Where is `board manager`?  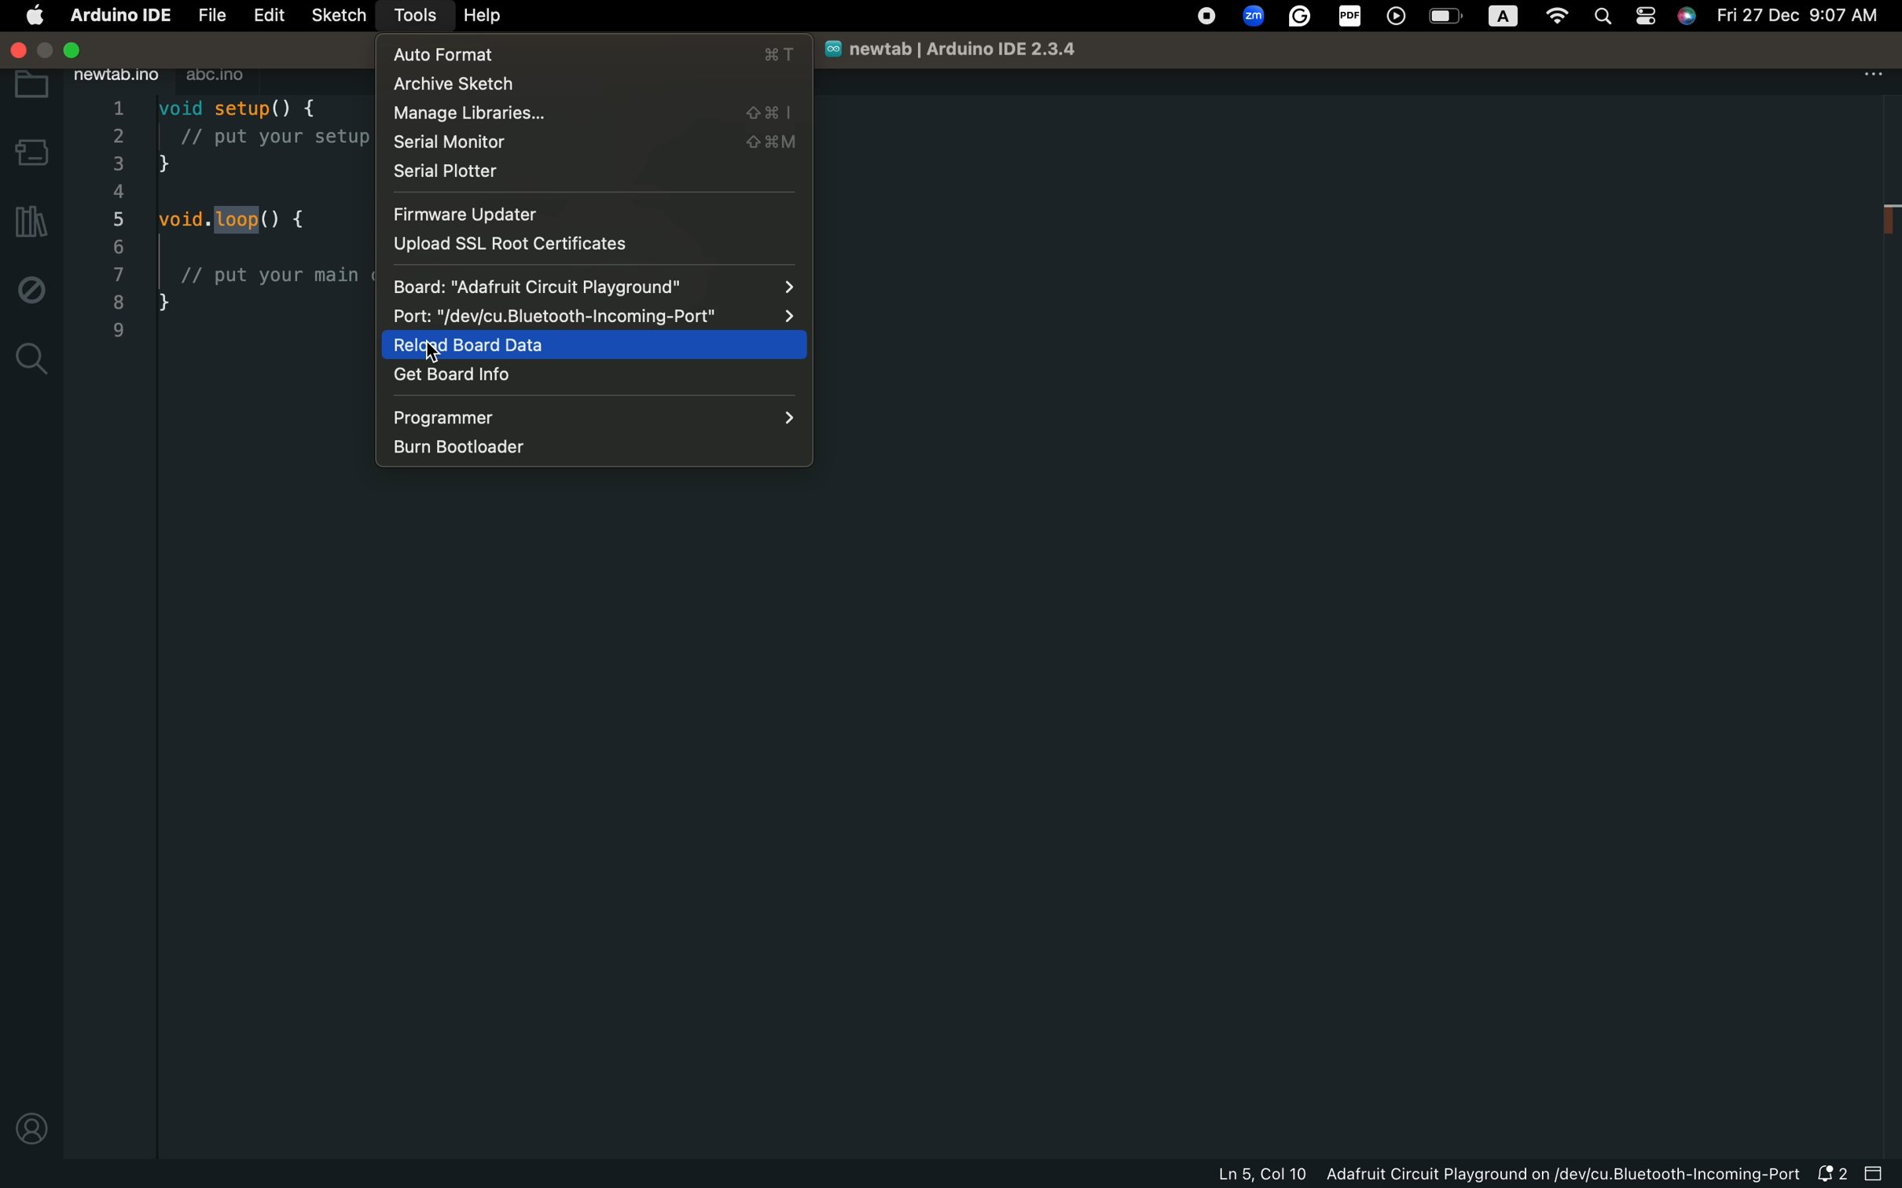
board manager is located at coordinates (30, 152).